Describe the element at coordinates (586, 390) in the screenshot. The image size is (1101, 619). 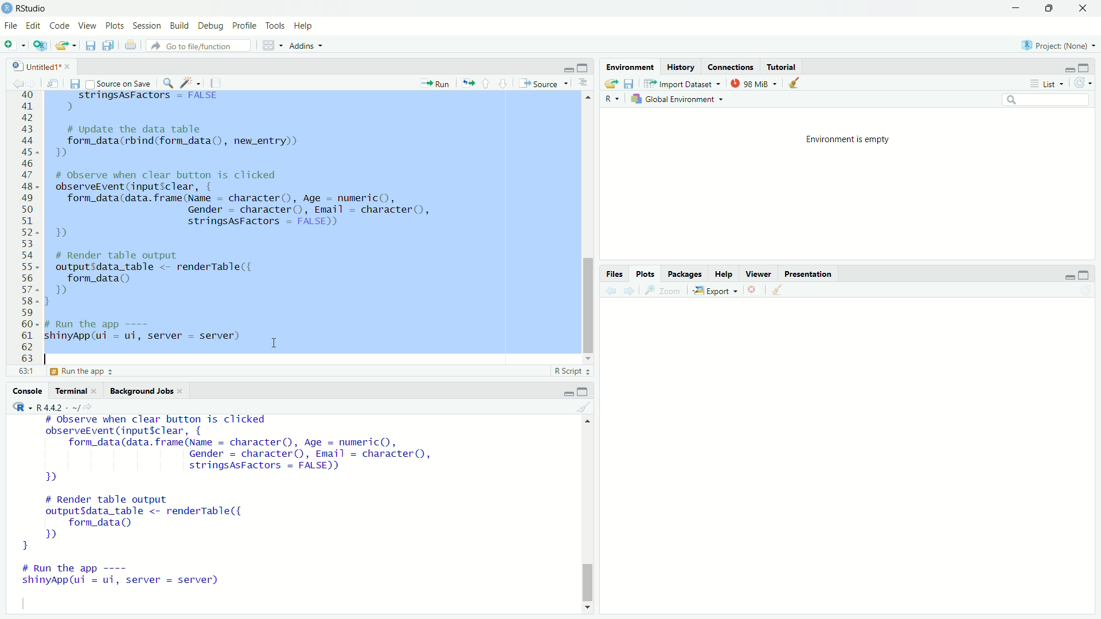
I see `maximize` at that location.